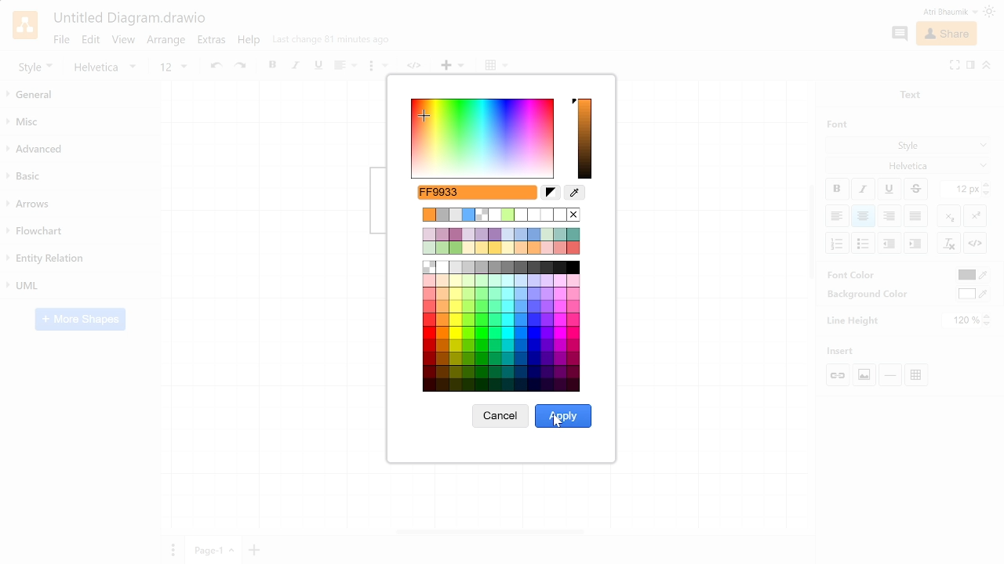  Describe the element at coordinates (864, 243) in the screenshot. I see `Bullet` at that location.